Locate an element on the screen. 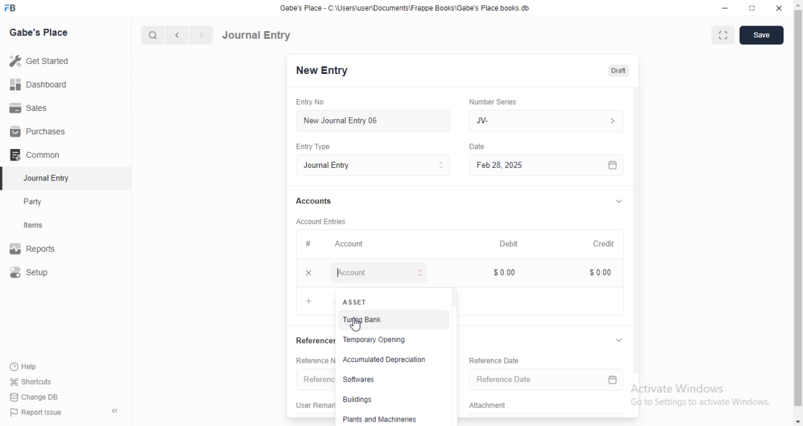 This screenshot has height=426, width=803. References is located at coordinates (315, 341).